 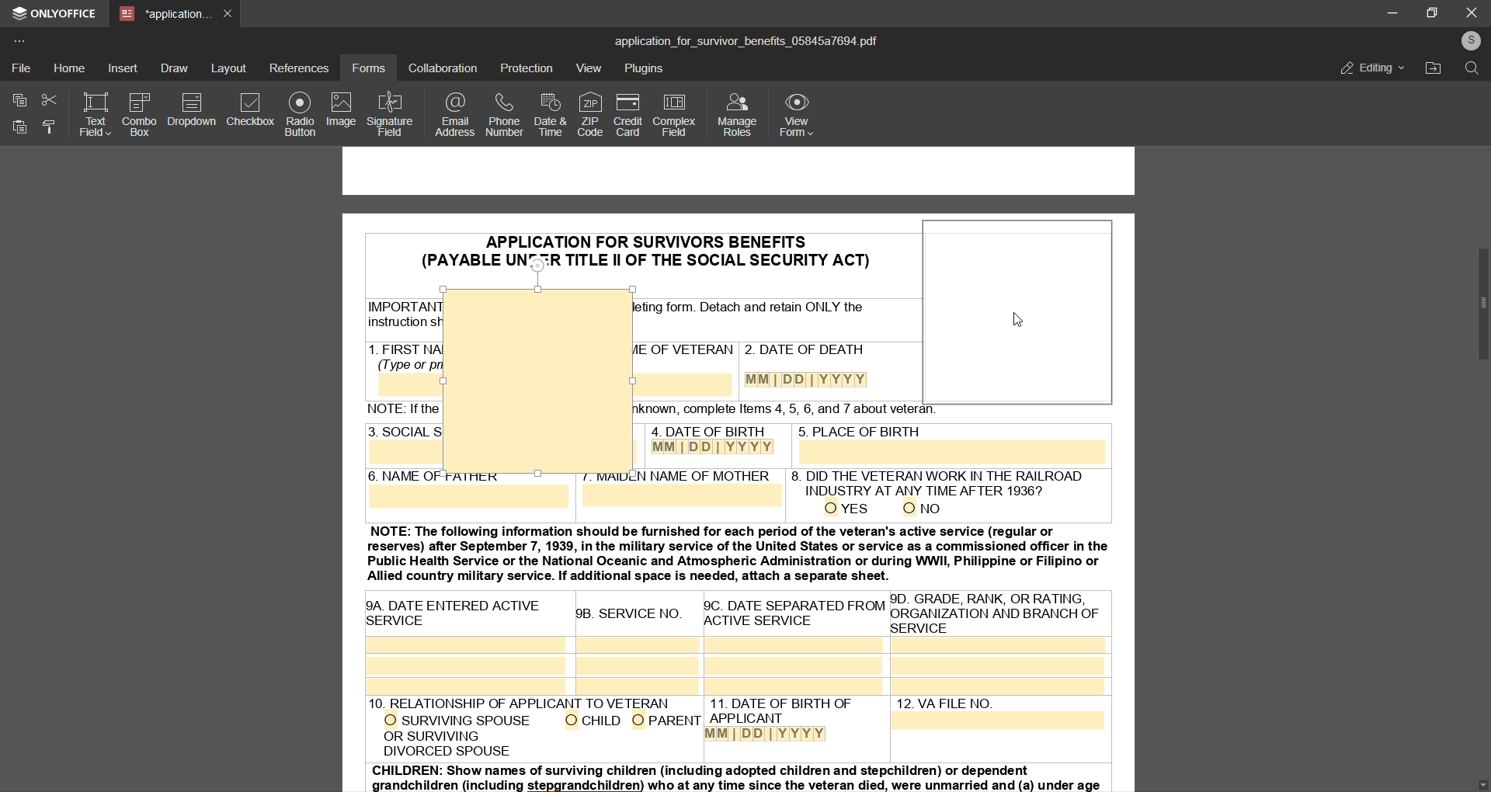 I want to click on move down, so click(x=1473, y=779).